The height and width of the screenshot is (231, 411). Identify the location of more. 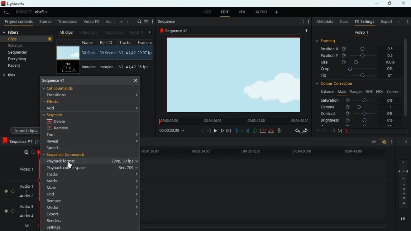
(153, 21).